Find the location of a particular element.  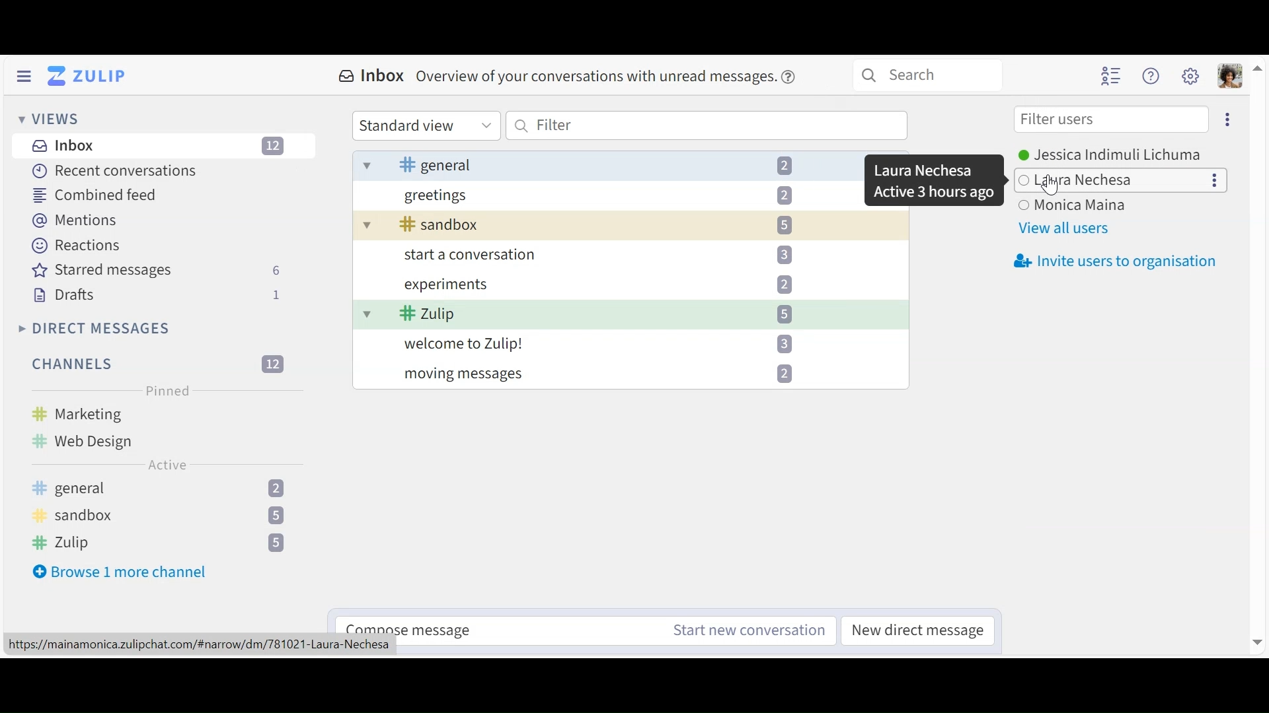

Starred messages is located at coordinates (157, 271).